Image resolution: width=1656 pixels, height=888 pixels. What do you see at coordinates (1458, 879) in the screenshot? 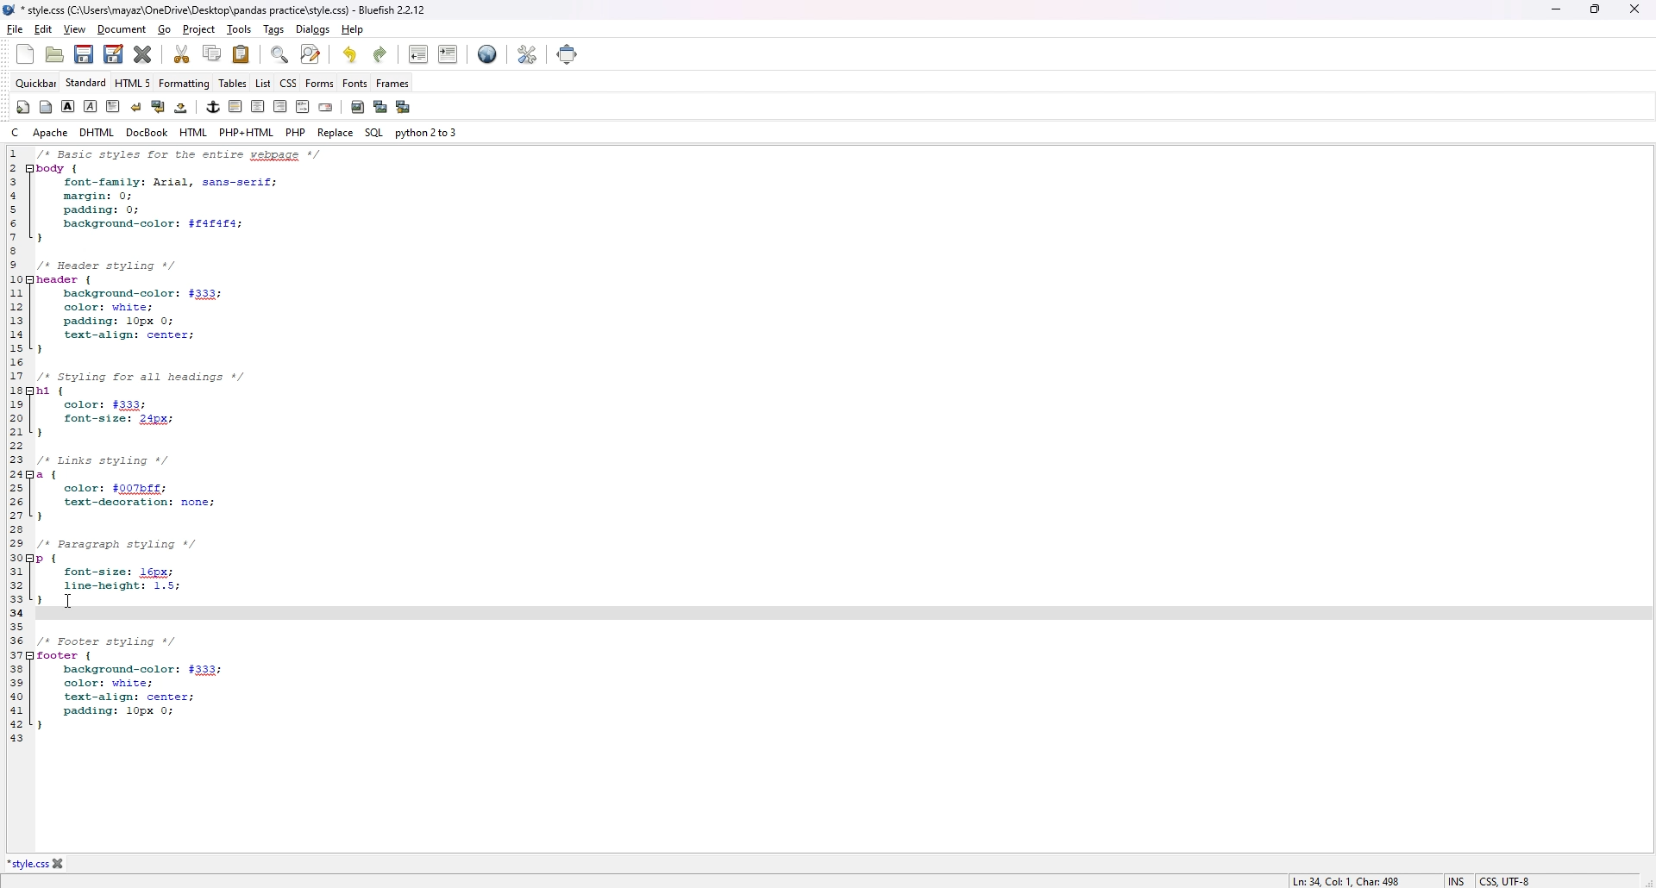
I see `INS` at bounding box center [1458, 879].